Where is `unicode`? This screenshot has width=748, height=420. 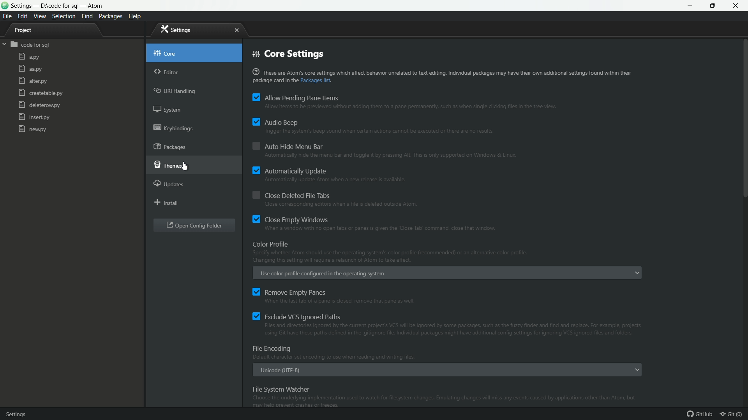
unicode is located at coordinates (281, 371).